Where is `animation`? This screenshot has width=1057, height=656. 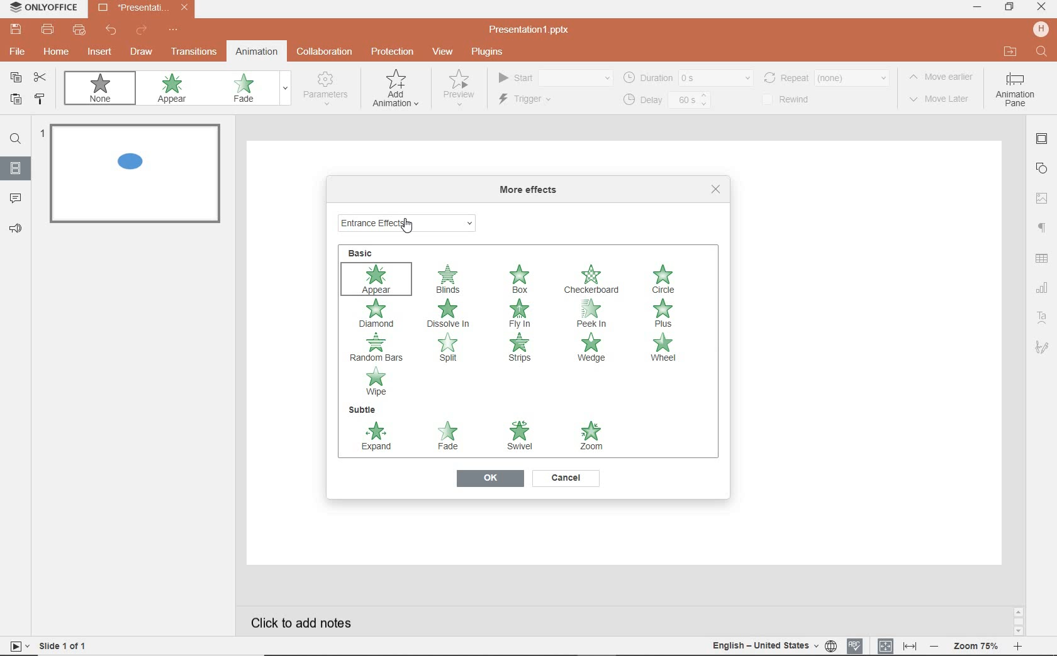 animation is located at coordinates (256, 51).